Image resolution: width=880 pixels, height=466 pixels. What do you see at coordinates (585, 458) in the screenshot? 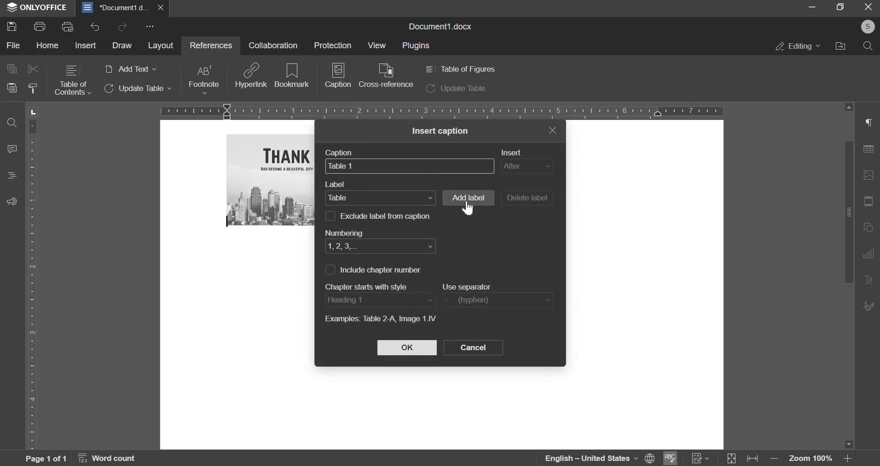
I see `language` at bounding box center [585, 458].